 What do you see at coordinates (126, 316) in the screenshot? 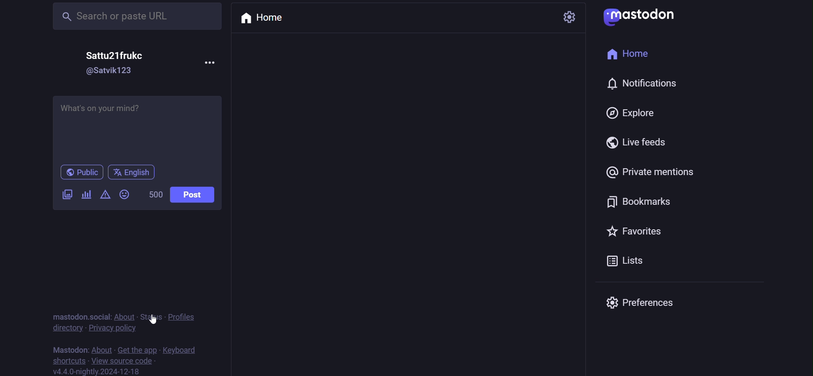
I see `about` at bounding box center [126, 316].